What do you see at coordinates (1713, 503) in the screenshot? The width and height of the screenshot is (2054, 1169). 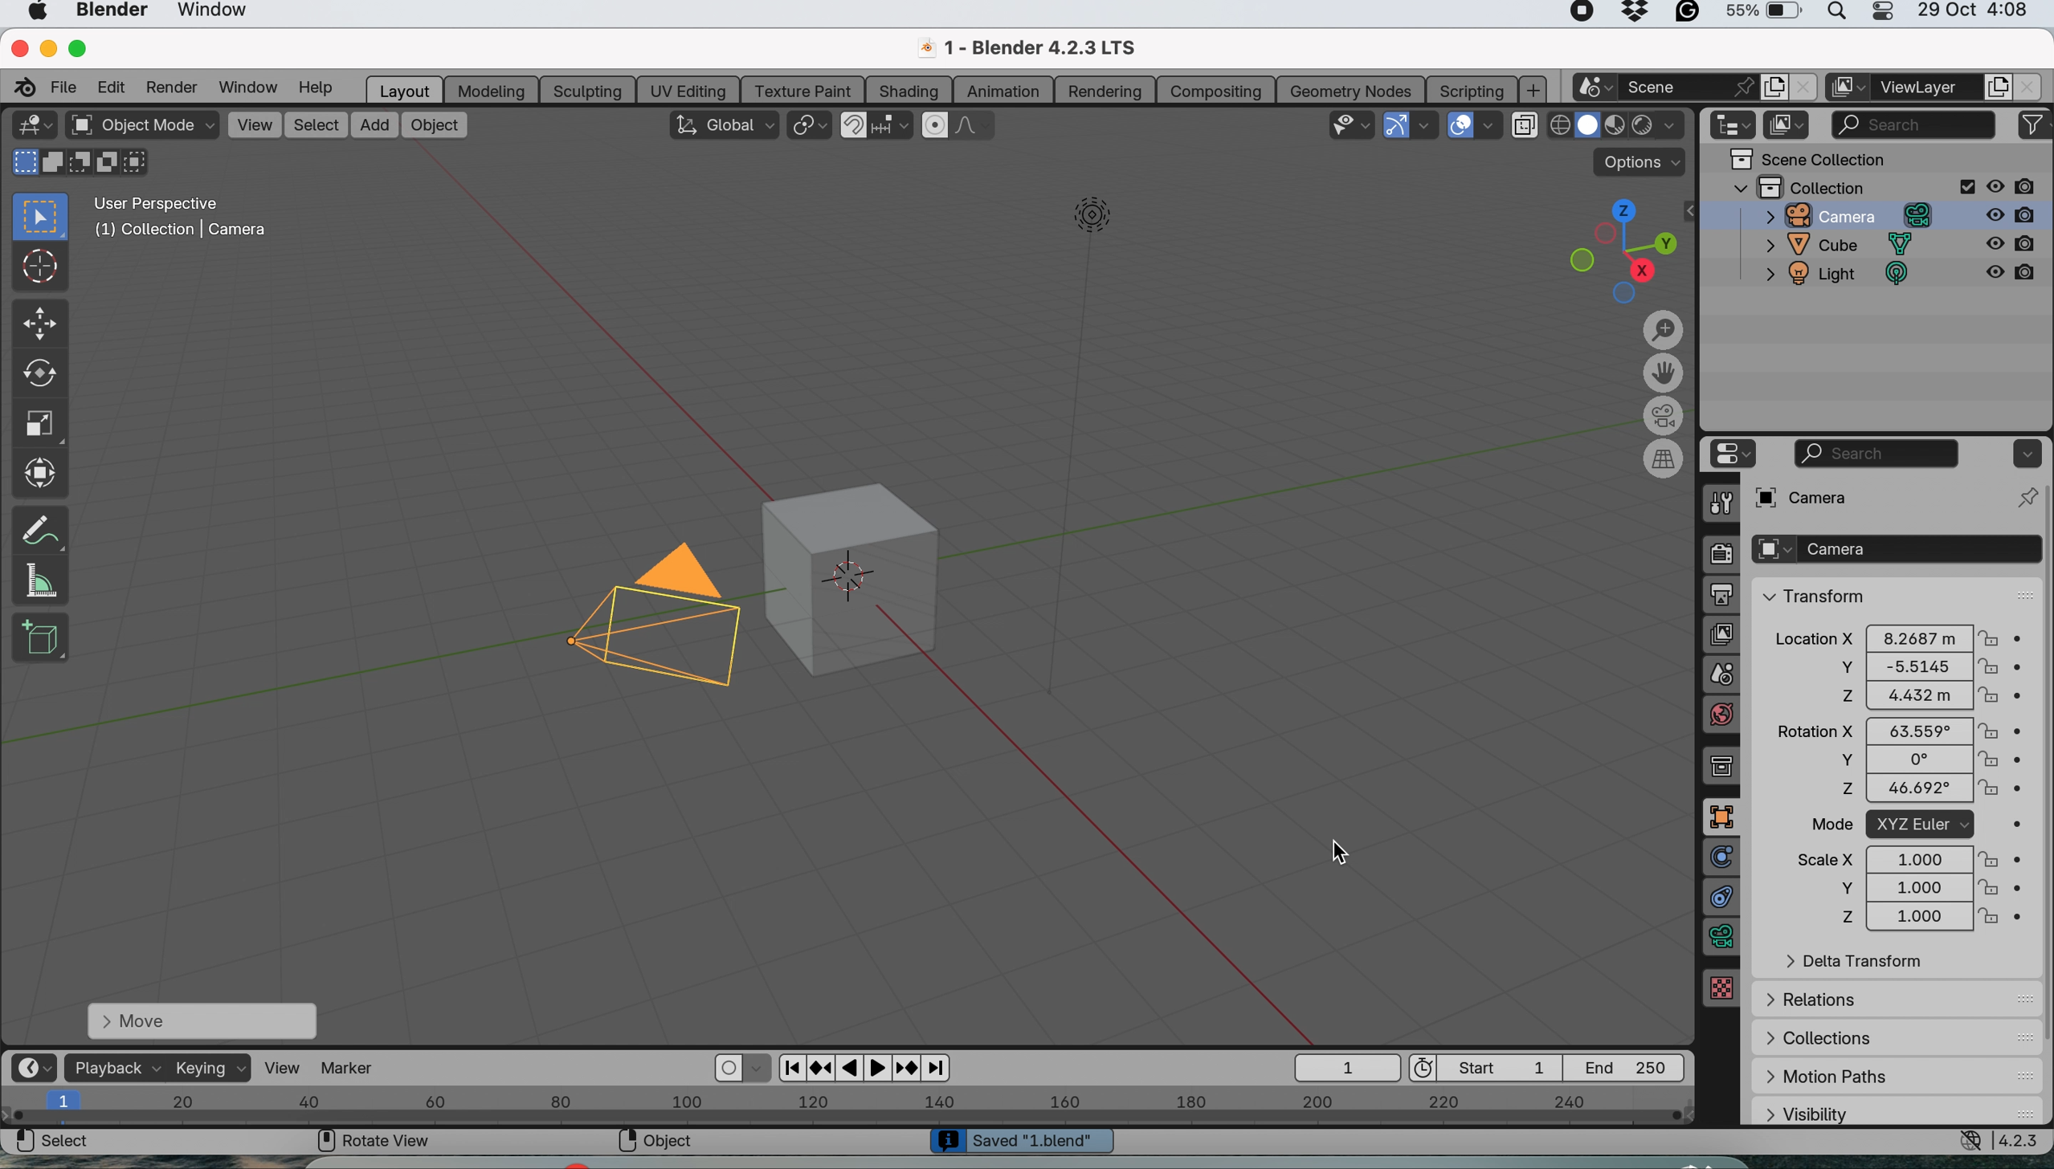 I see `tool` at bounding box center [1713, 503].